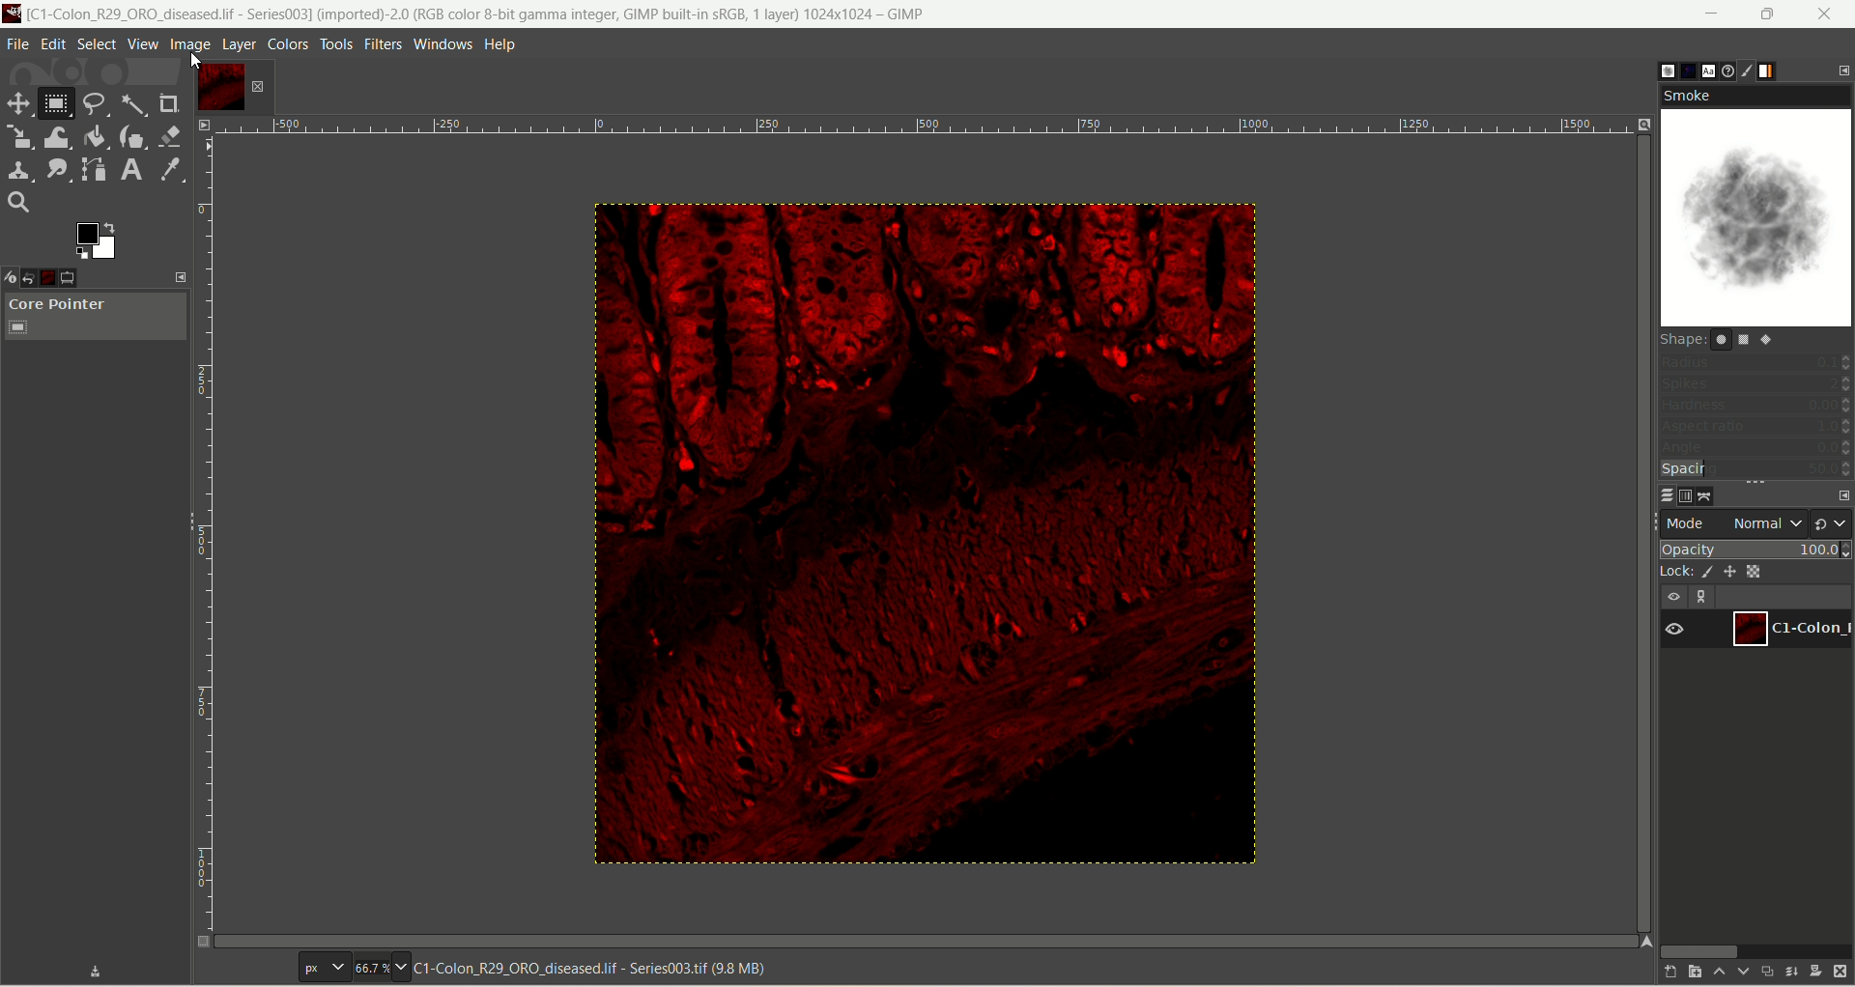  What do you see at coordinates (1689, 496) in the screenshot?
I see `channels` at bounding box center [1689, 496].